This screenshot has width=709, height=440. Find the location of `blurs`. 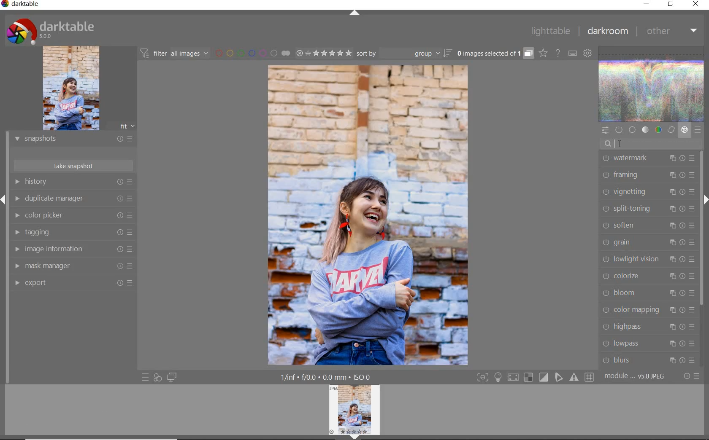

blurs is located at coordinates (651, 360).